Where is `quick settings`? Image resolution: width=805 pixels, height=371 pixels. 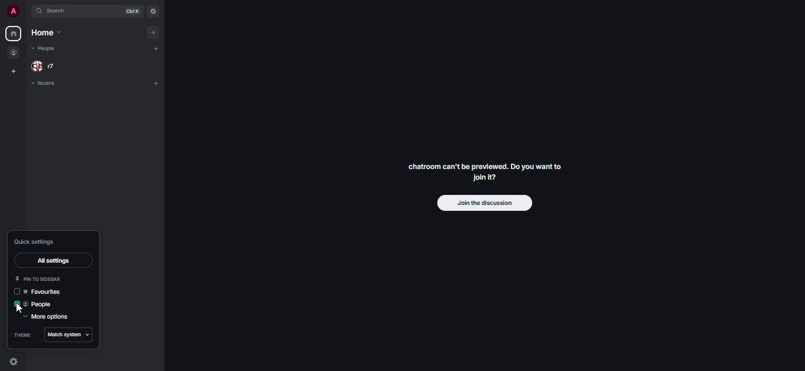 quick settings is located at coordinates (12, 362).